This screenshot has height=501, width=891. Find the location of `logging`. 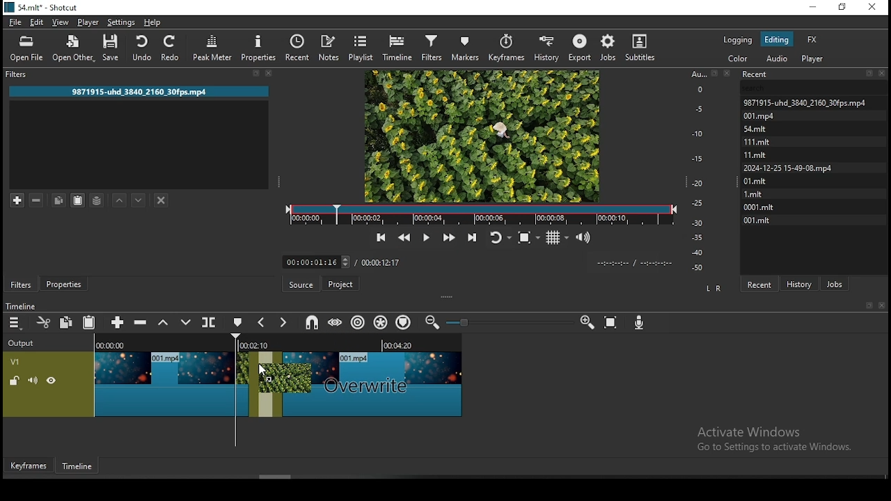

logging is located at coordinates (737, 40).